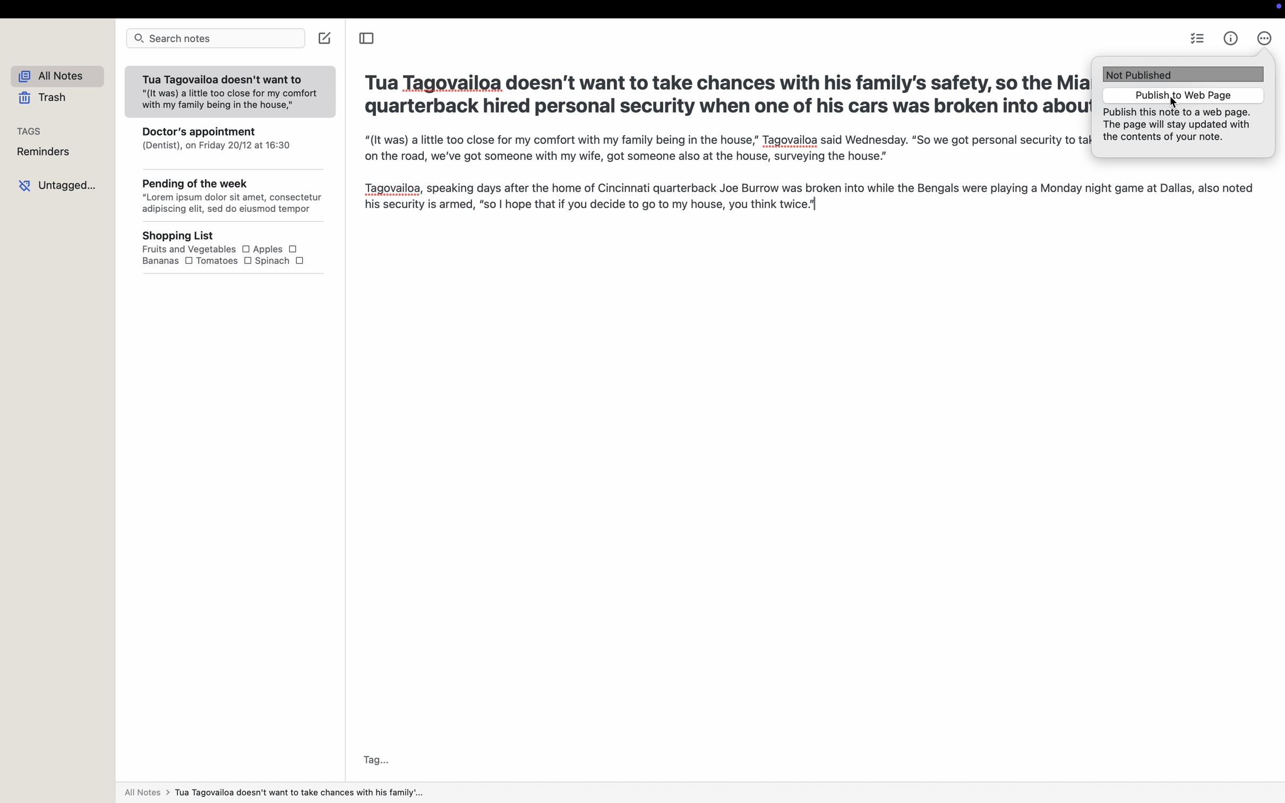  I want to click on toggle sidebar, so click(365, 40).